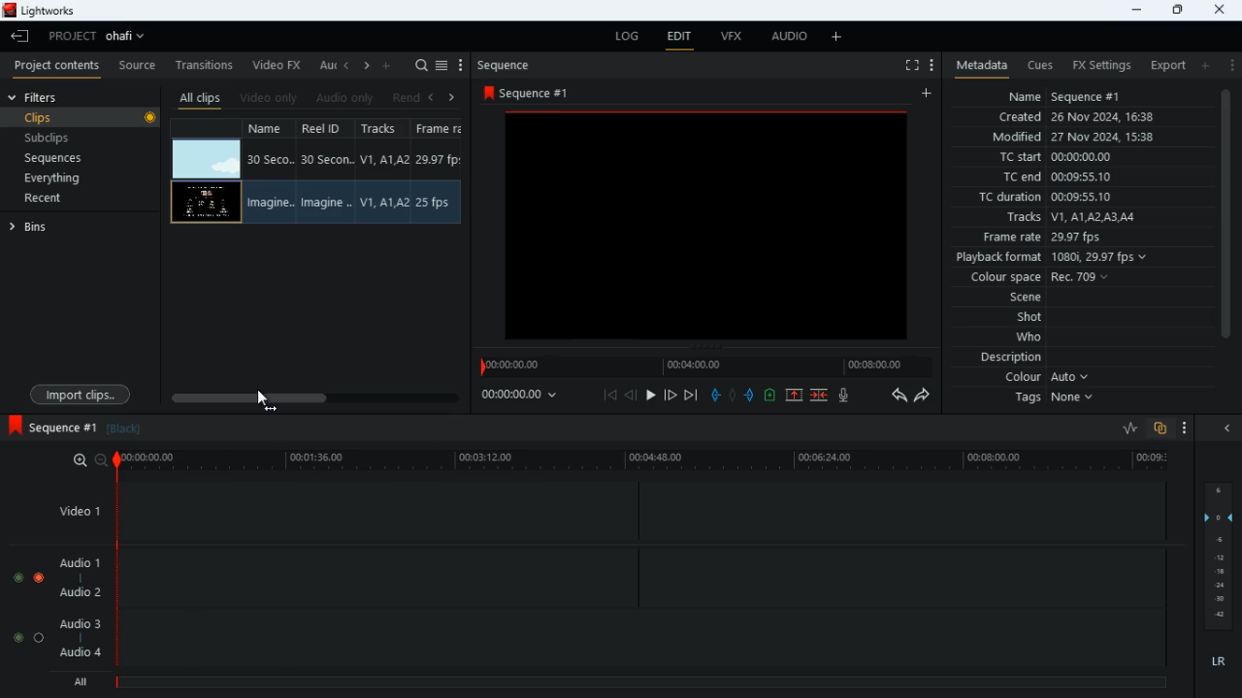 The image size is (1242, 698). I want to click on log, so click(620, 39).